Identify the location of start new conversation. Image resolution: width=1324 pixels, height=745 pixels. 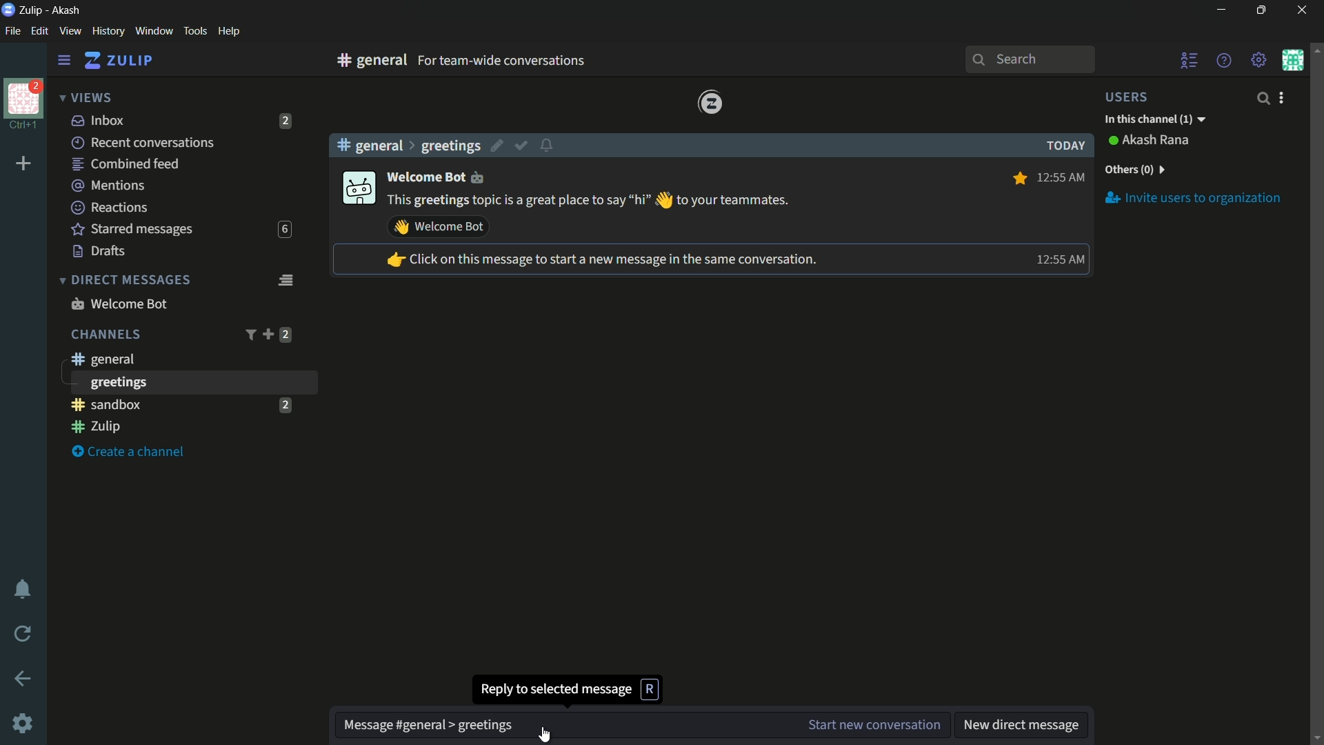
(872, 725).